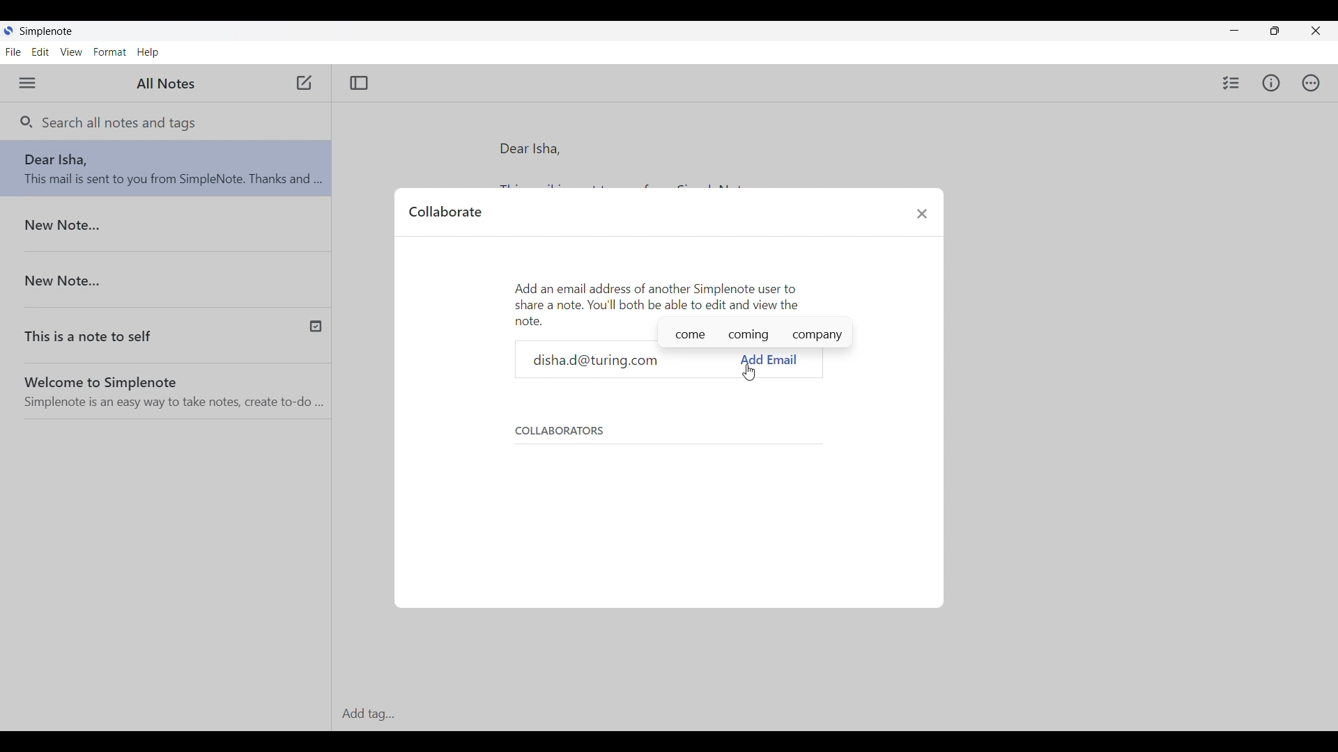 Image resolution: width=1338 pixels, height=752 pixels. Describe the element at coordinates (148, 52) in the screenshot. I see `Help` at that location.